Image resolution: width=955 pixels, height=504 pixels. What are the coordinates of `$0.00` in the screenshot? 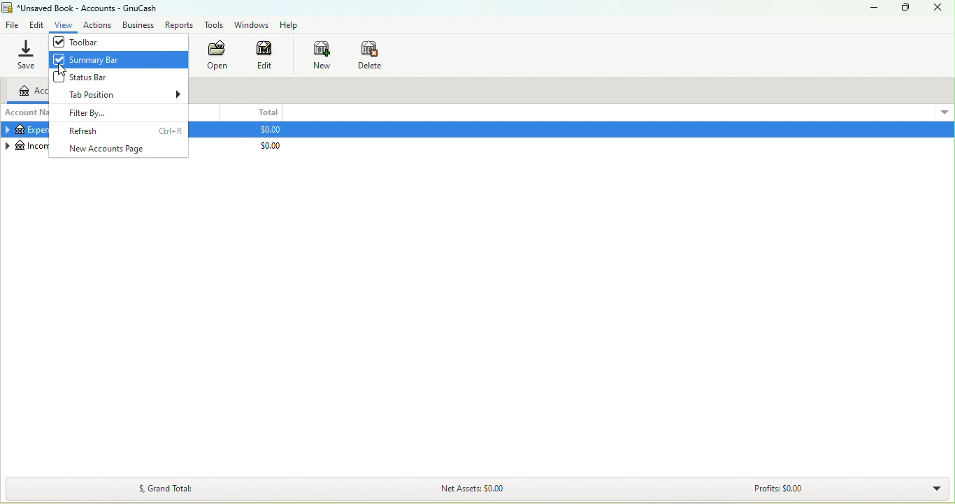 It's located at (271, 130).